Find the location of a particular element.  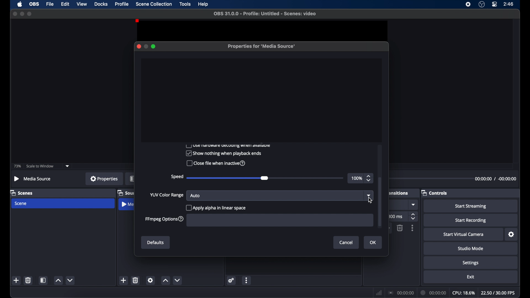

cursor is located at coordinates (370, 200).